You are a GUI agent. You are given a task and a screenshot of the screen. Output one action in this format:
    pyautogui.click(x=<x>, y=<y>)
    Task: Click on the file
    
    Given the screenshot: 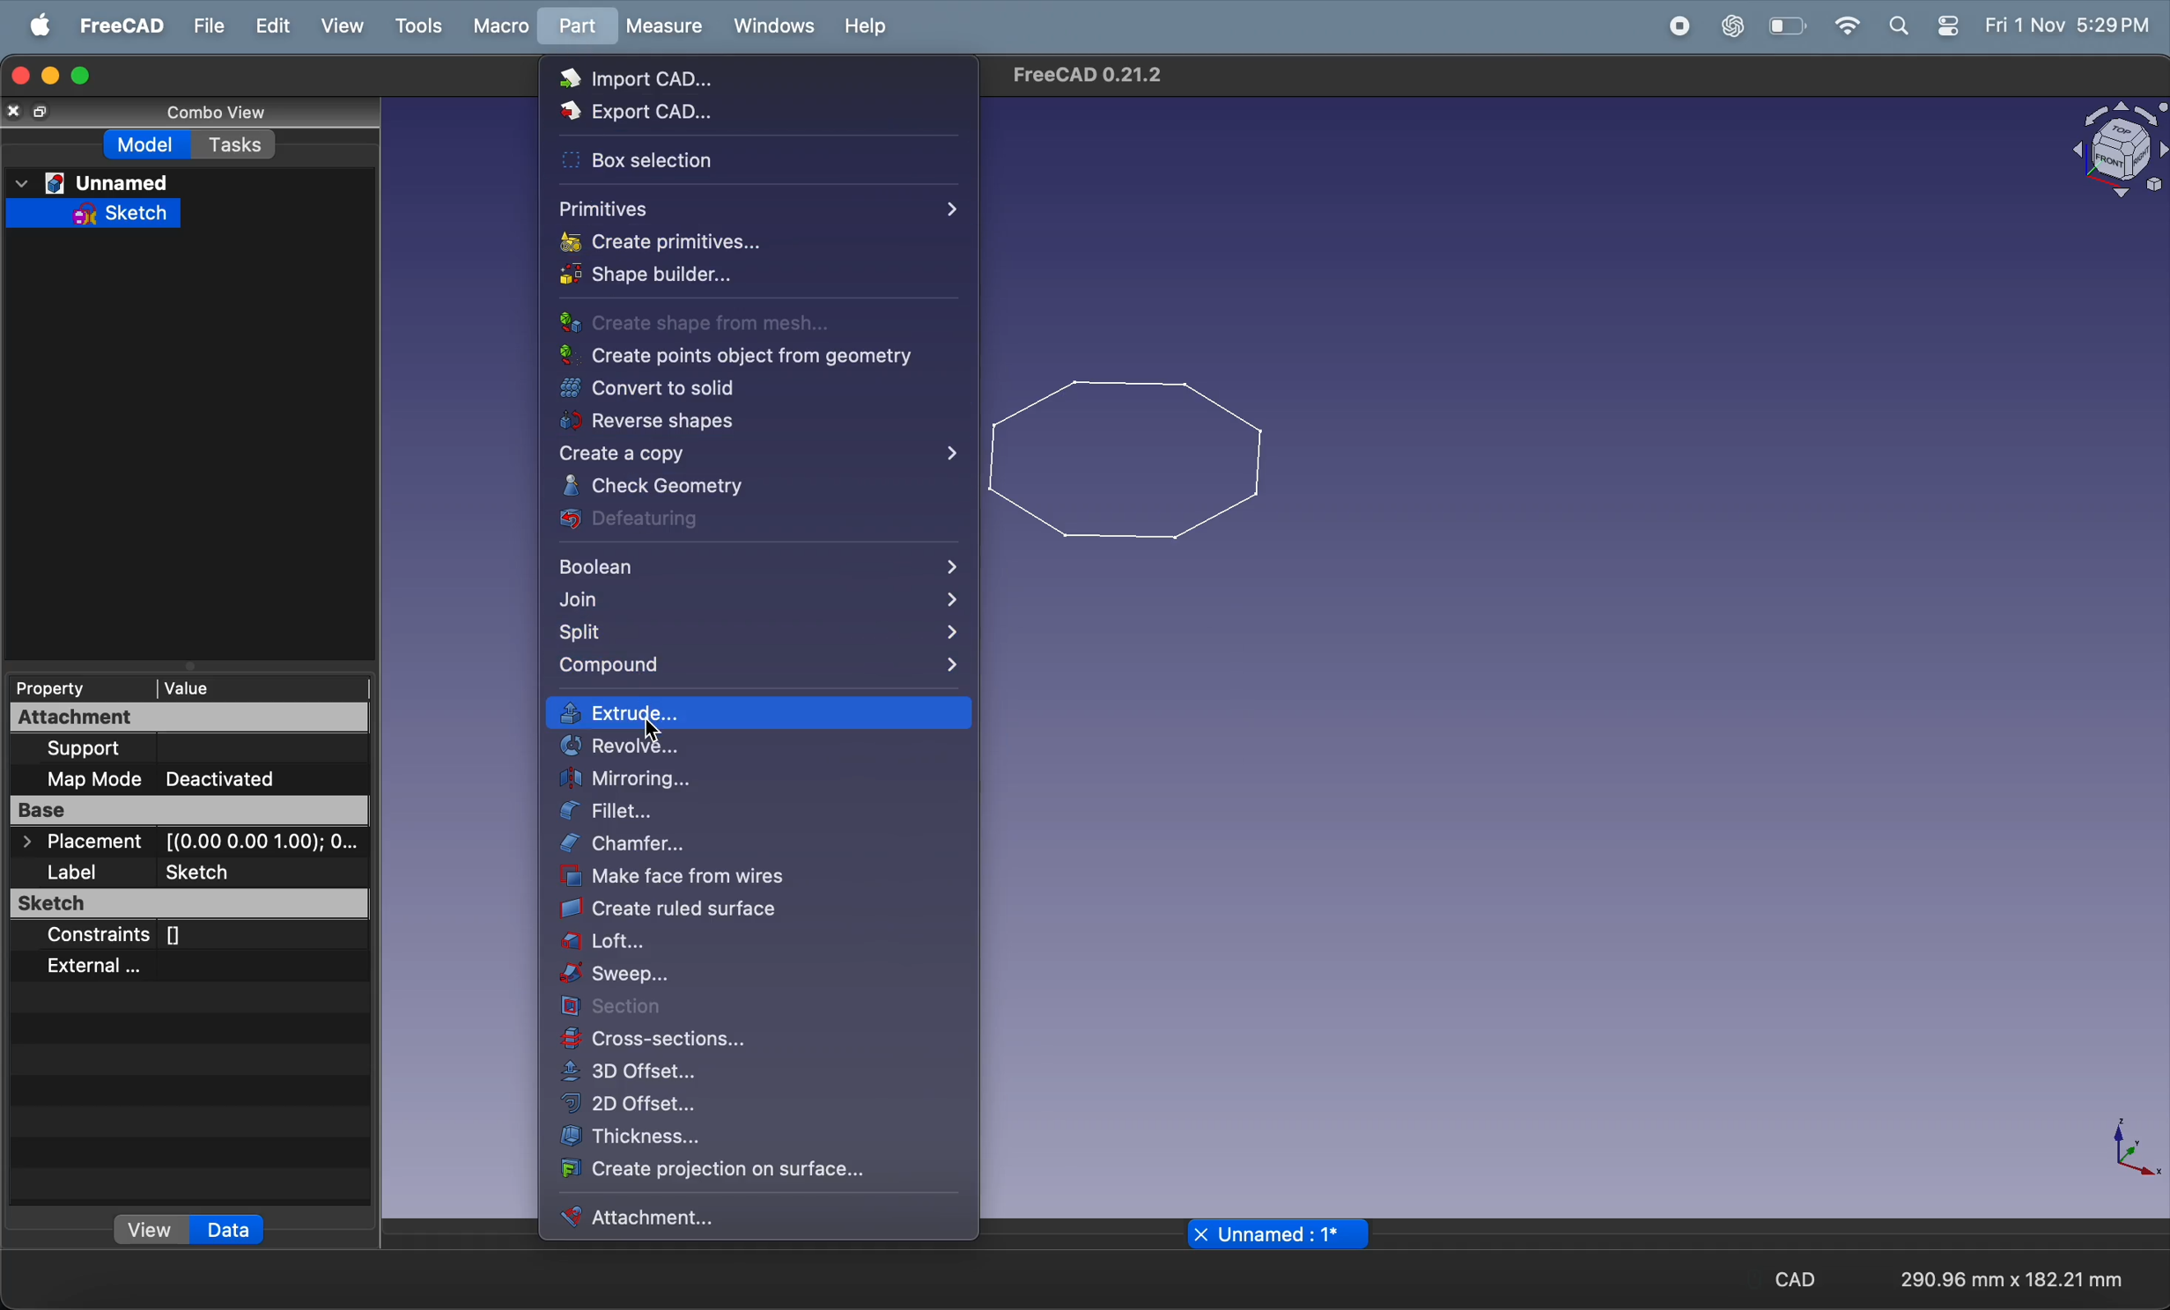 What is the action you would take?
    pyautogui.click(x=207, y=24)
    